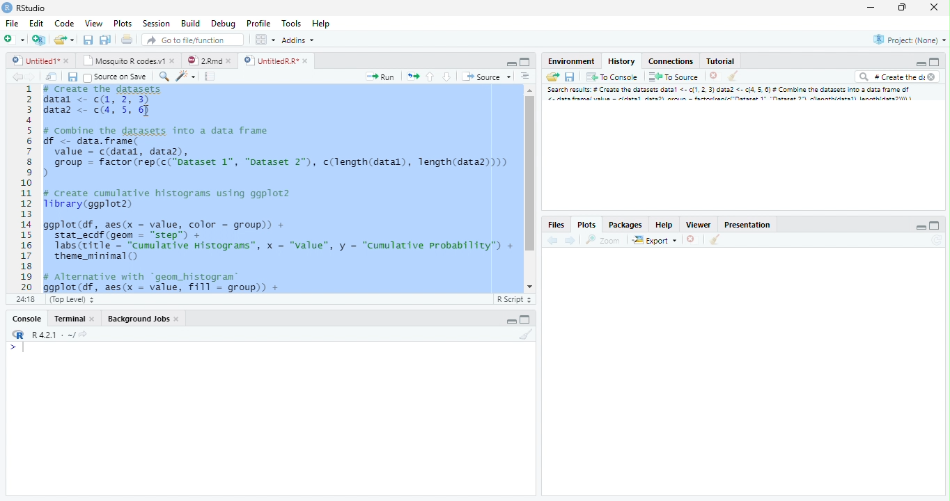 The image size is (950, 501). I want to click on Scrollbar, so click(529, 186).